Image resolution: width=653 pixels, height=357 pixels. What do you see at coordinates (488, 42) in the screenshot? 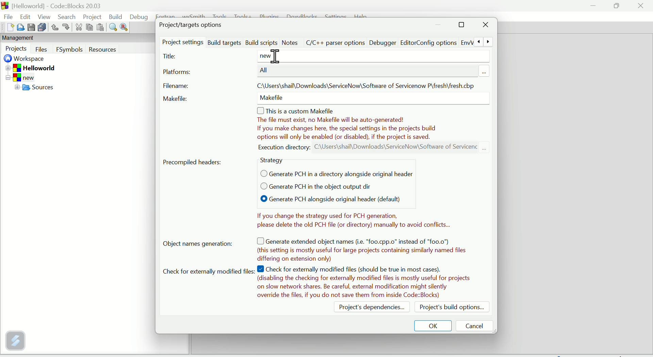
I see `Next` at bounding box center [488, 42].